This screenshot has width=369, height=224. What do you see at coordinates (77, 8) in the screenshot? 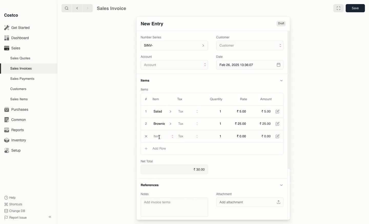
I see `Back` at bounding box center [77, 8].